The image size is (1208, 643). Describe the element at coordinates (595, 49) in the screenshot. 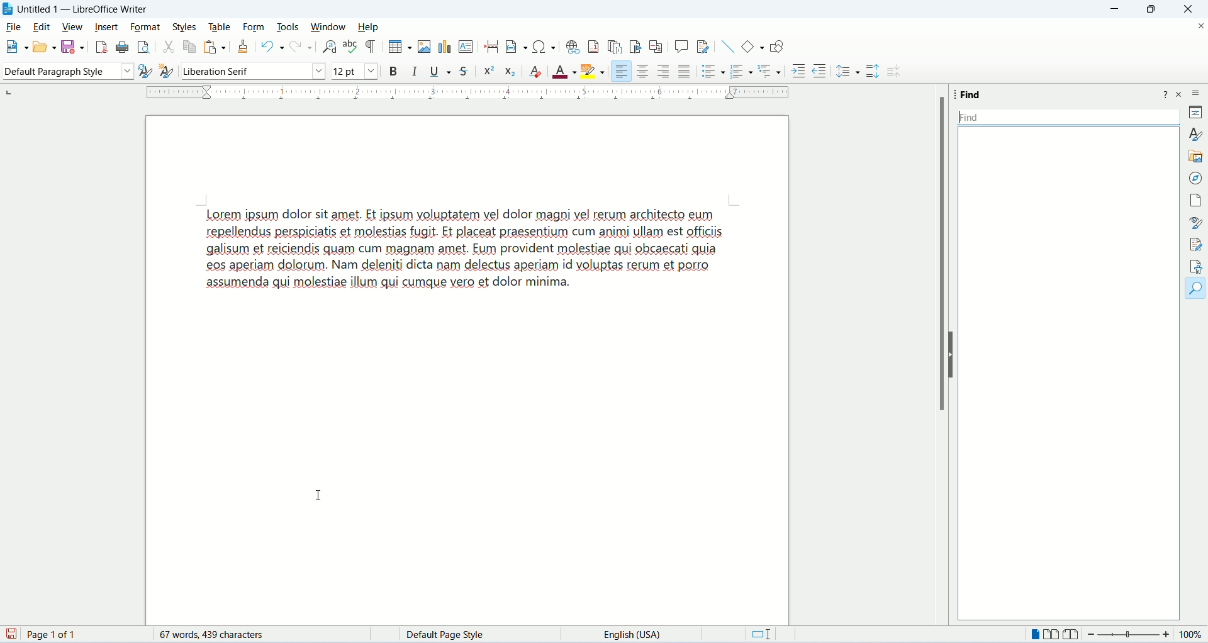

I see `insert footnote` at that location.